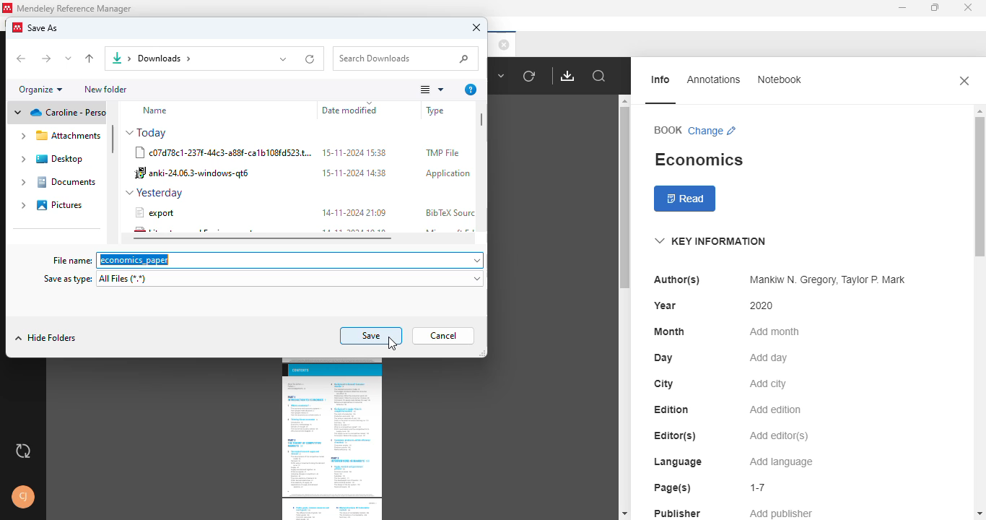  Describe the element at coordinates (353, 173) in the screenshot. I see `15-11-2024` at that location.